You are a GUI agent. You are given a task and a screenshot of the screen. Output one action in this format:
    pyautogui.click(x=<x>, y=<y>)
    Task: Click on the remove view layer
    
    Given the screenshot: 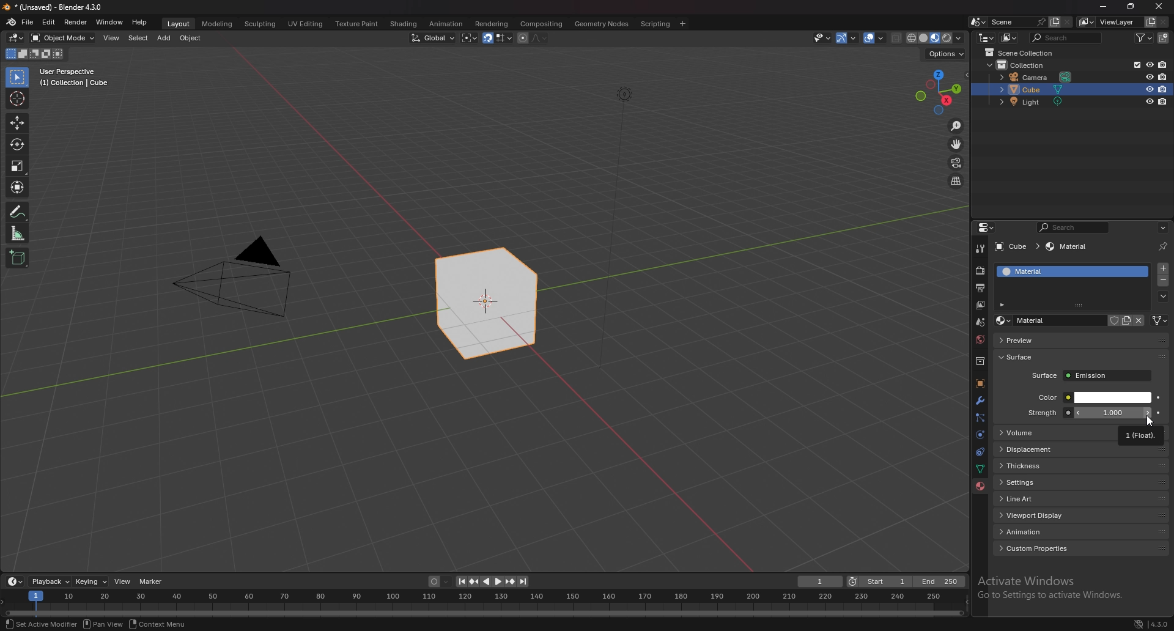 What is the action you would take?
    pyautogui.click(x=1164, y=23)
    